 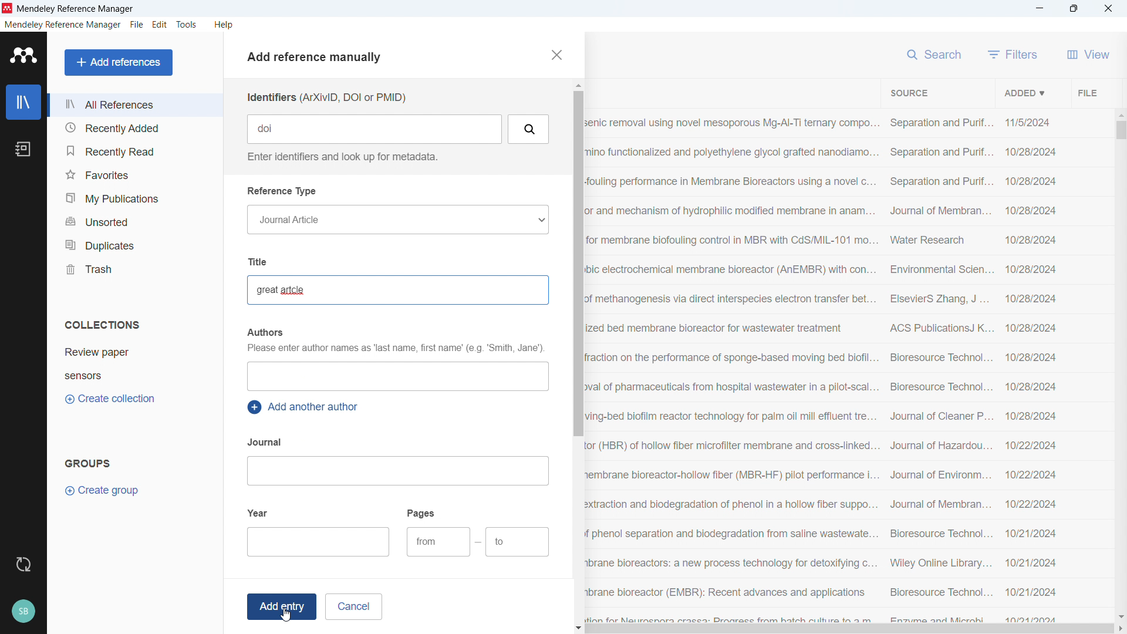 I want to click on Reference type, so click(x=283, y=191).